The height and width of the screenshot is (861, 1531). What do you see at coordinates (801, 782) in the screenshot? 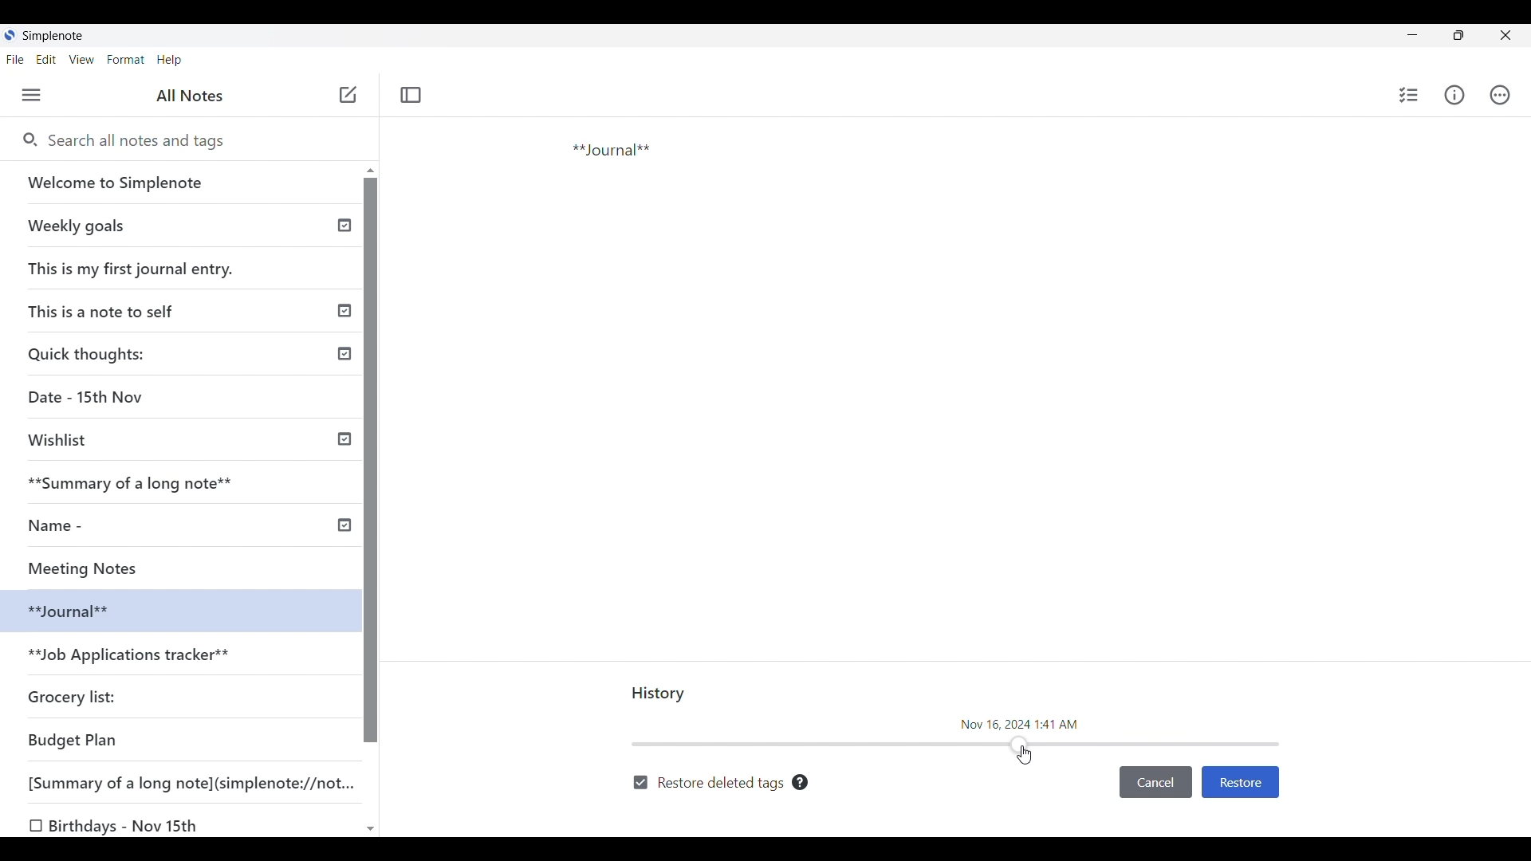
I see `Description of toggle next to it` at bounding box center [801, 782].